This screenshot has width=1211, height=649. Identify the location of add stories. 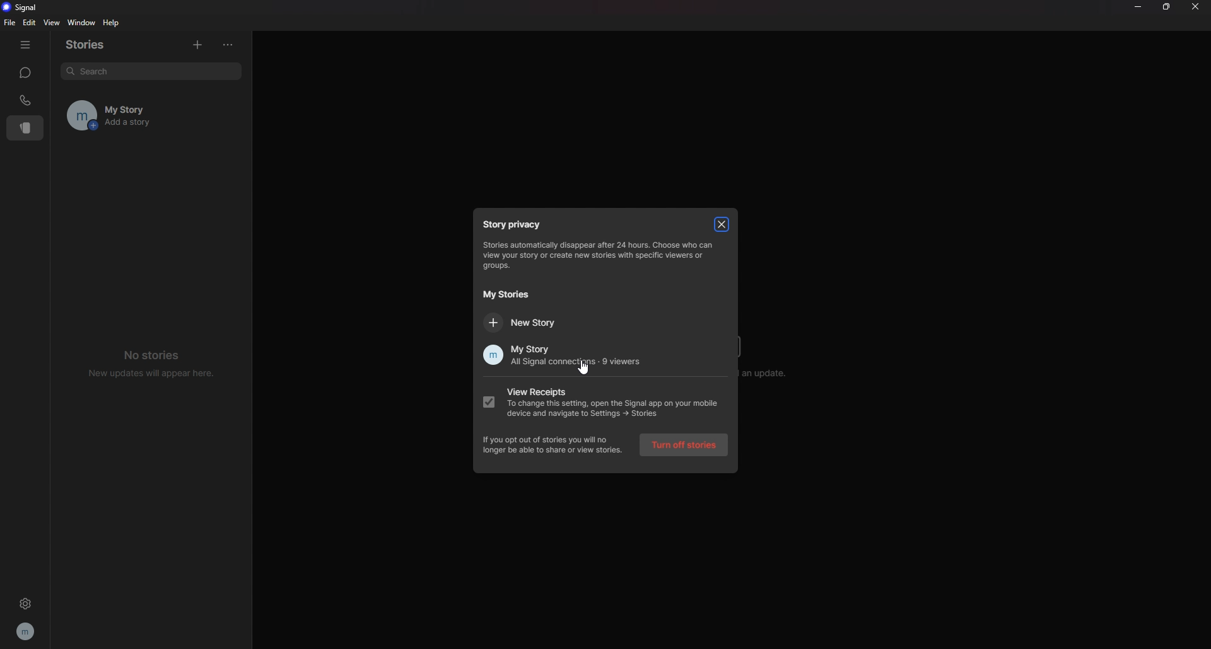
(197, 43).